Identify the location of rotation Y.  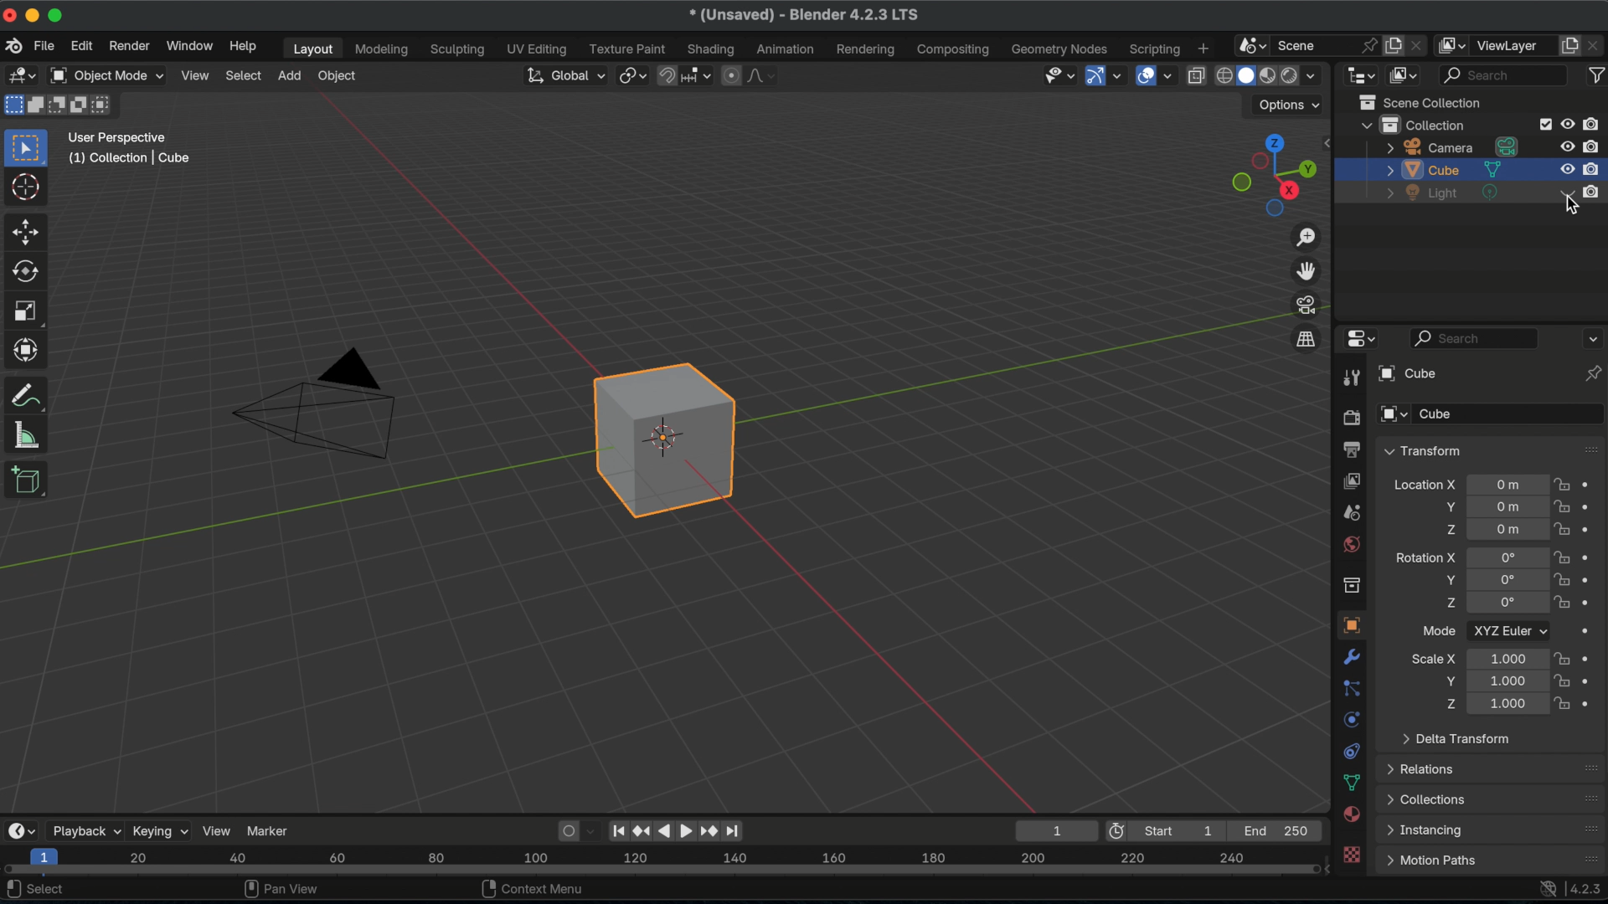
(1447, 579).